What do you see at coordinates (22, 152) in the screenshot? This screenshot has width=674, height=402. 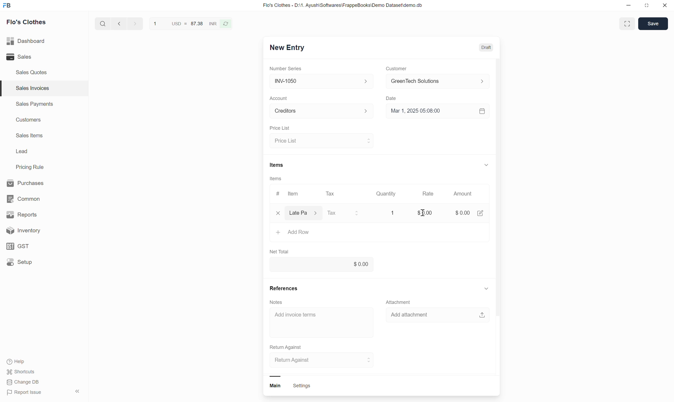 I see `Lead` at bounding box center [22, 152].